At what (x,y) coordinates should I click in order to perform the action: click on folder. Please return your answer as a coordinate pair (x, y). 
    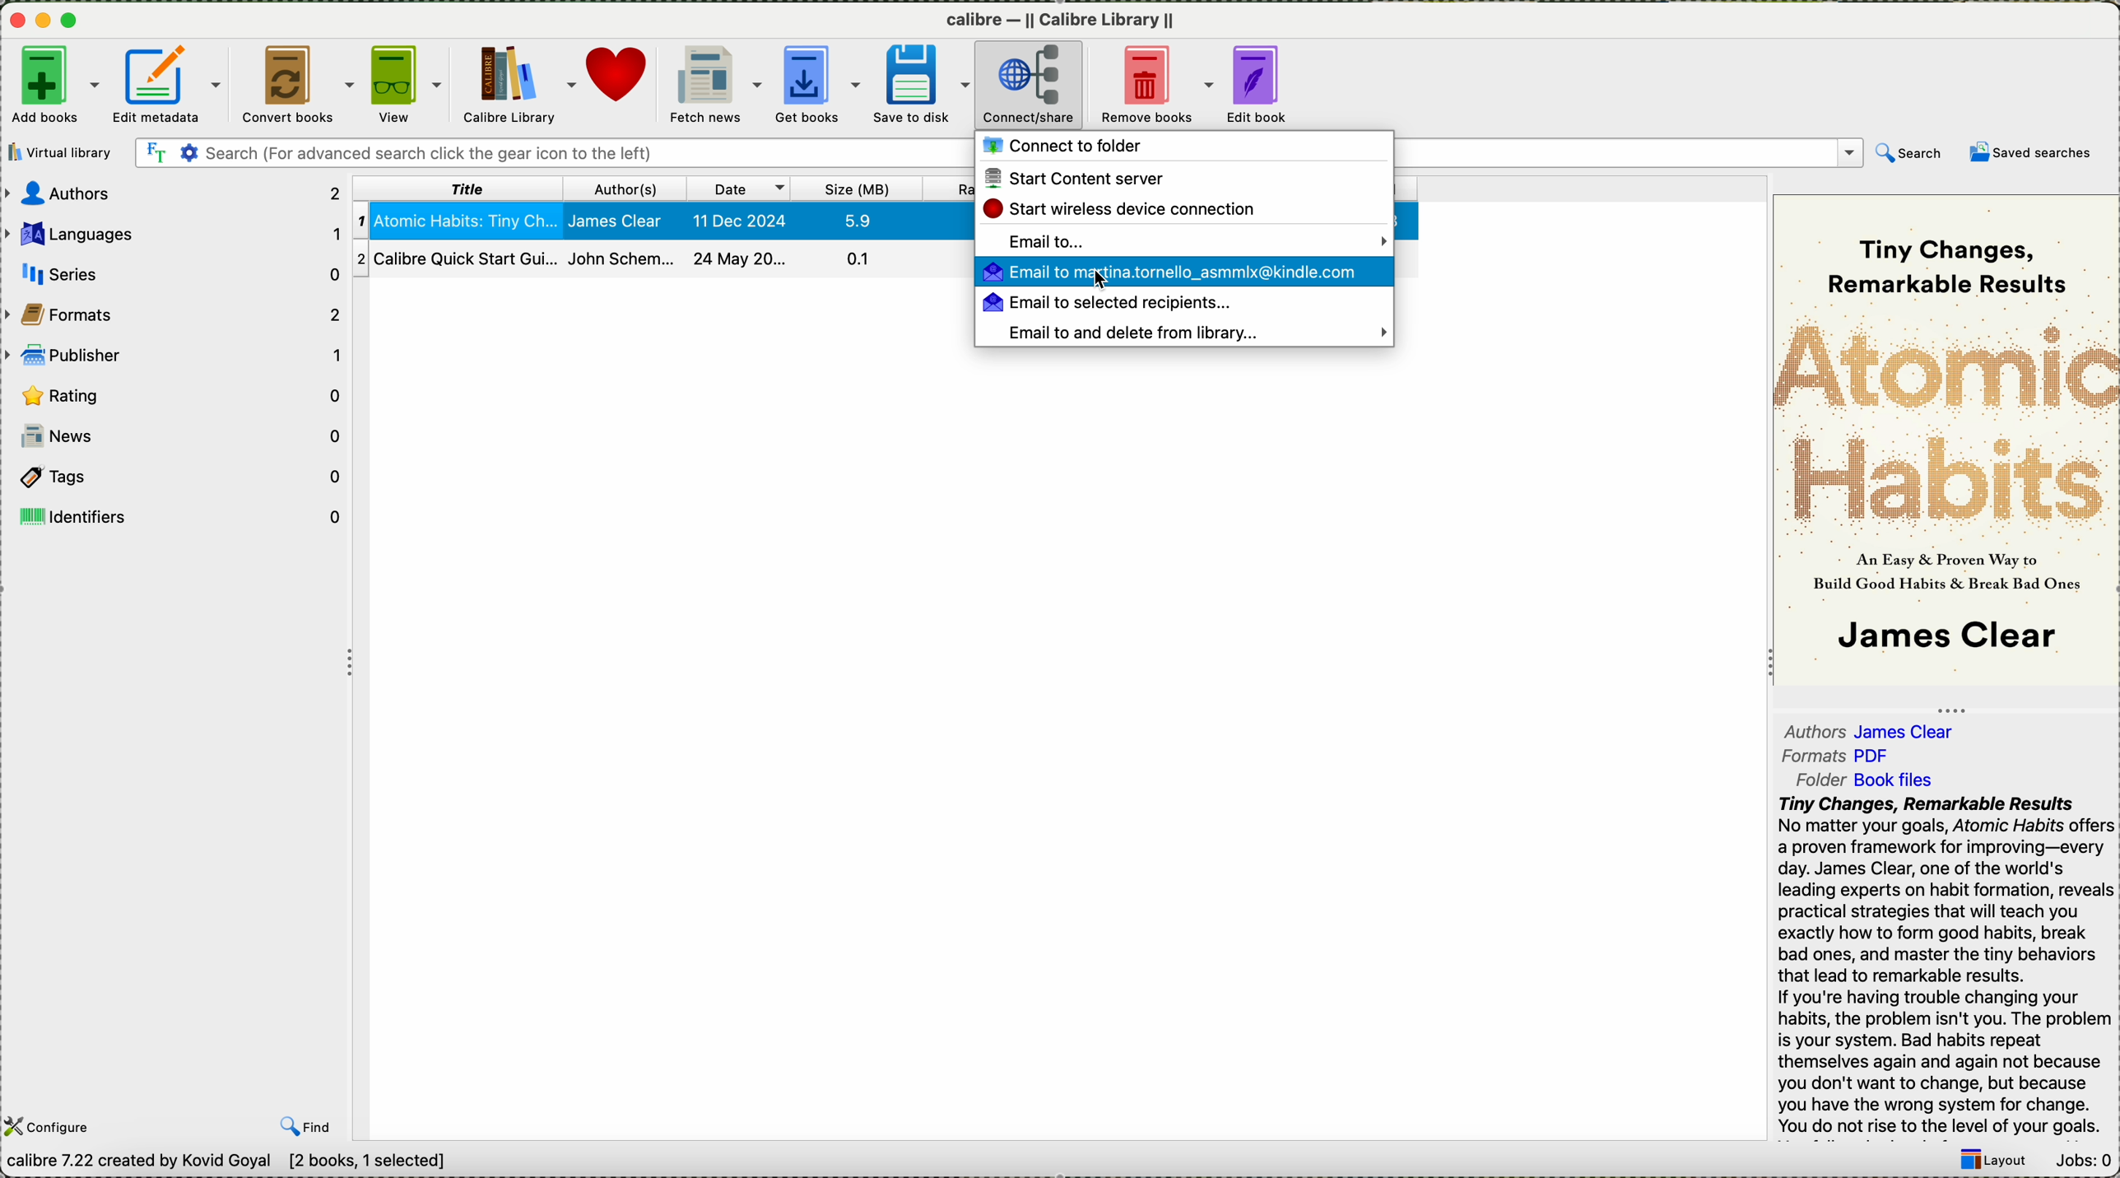
    Looking at the image, I should click on (1871, 780).